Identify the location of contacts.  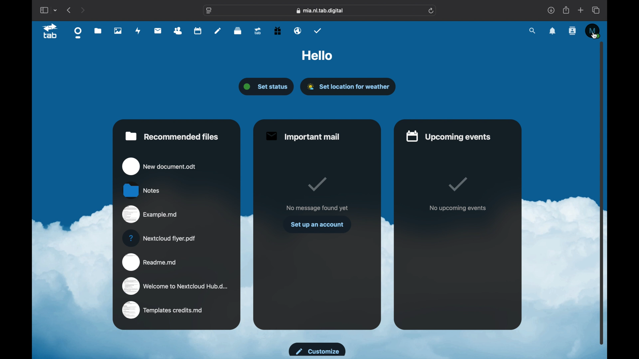
(178, 31).